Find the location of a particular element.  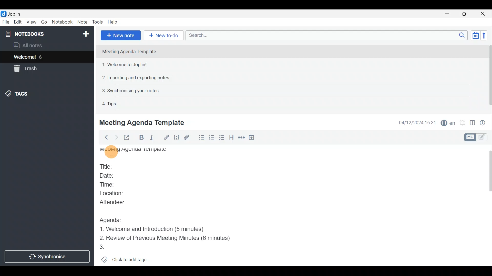

Click to add tags is located at coordinates (133, 258).